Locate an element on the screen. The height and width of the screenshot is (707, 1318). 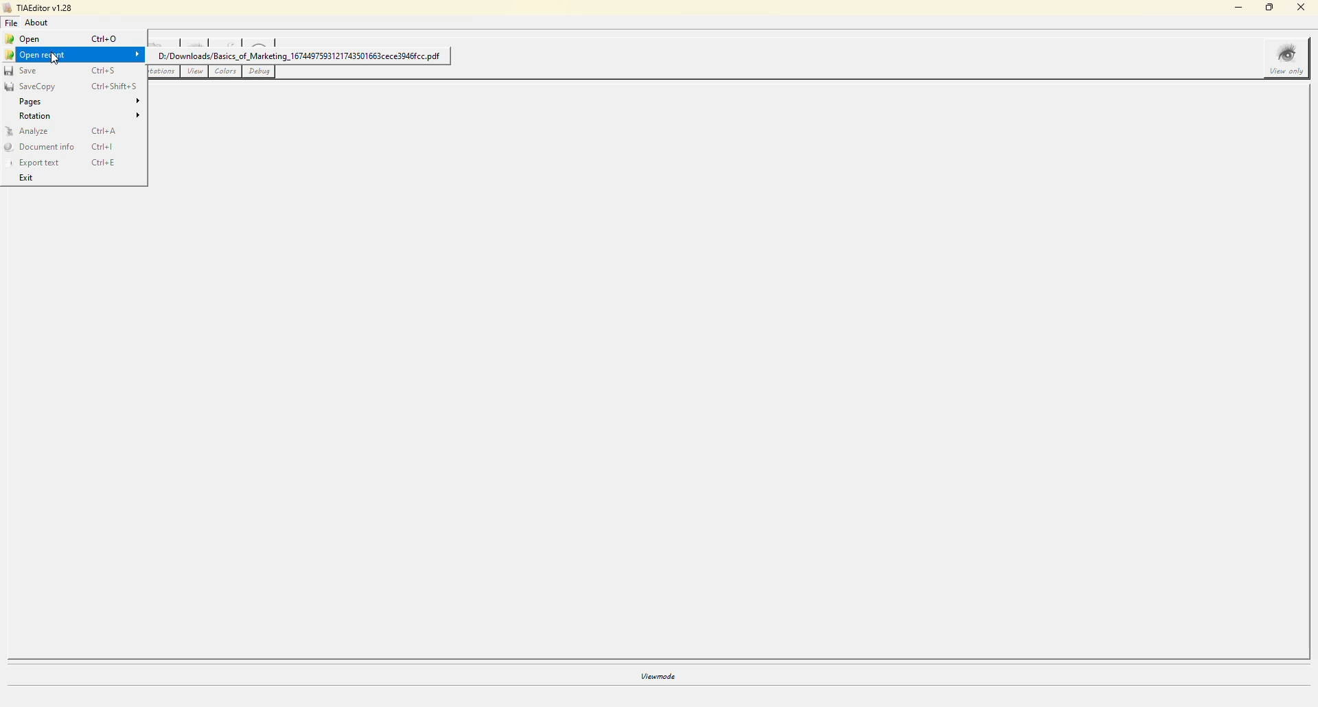
savecopy is located at coordinates (30, 87).